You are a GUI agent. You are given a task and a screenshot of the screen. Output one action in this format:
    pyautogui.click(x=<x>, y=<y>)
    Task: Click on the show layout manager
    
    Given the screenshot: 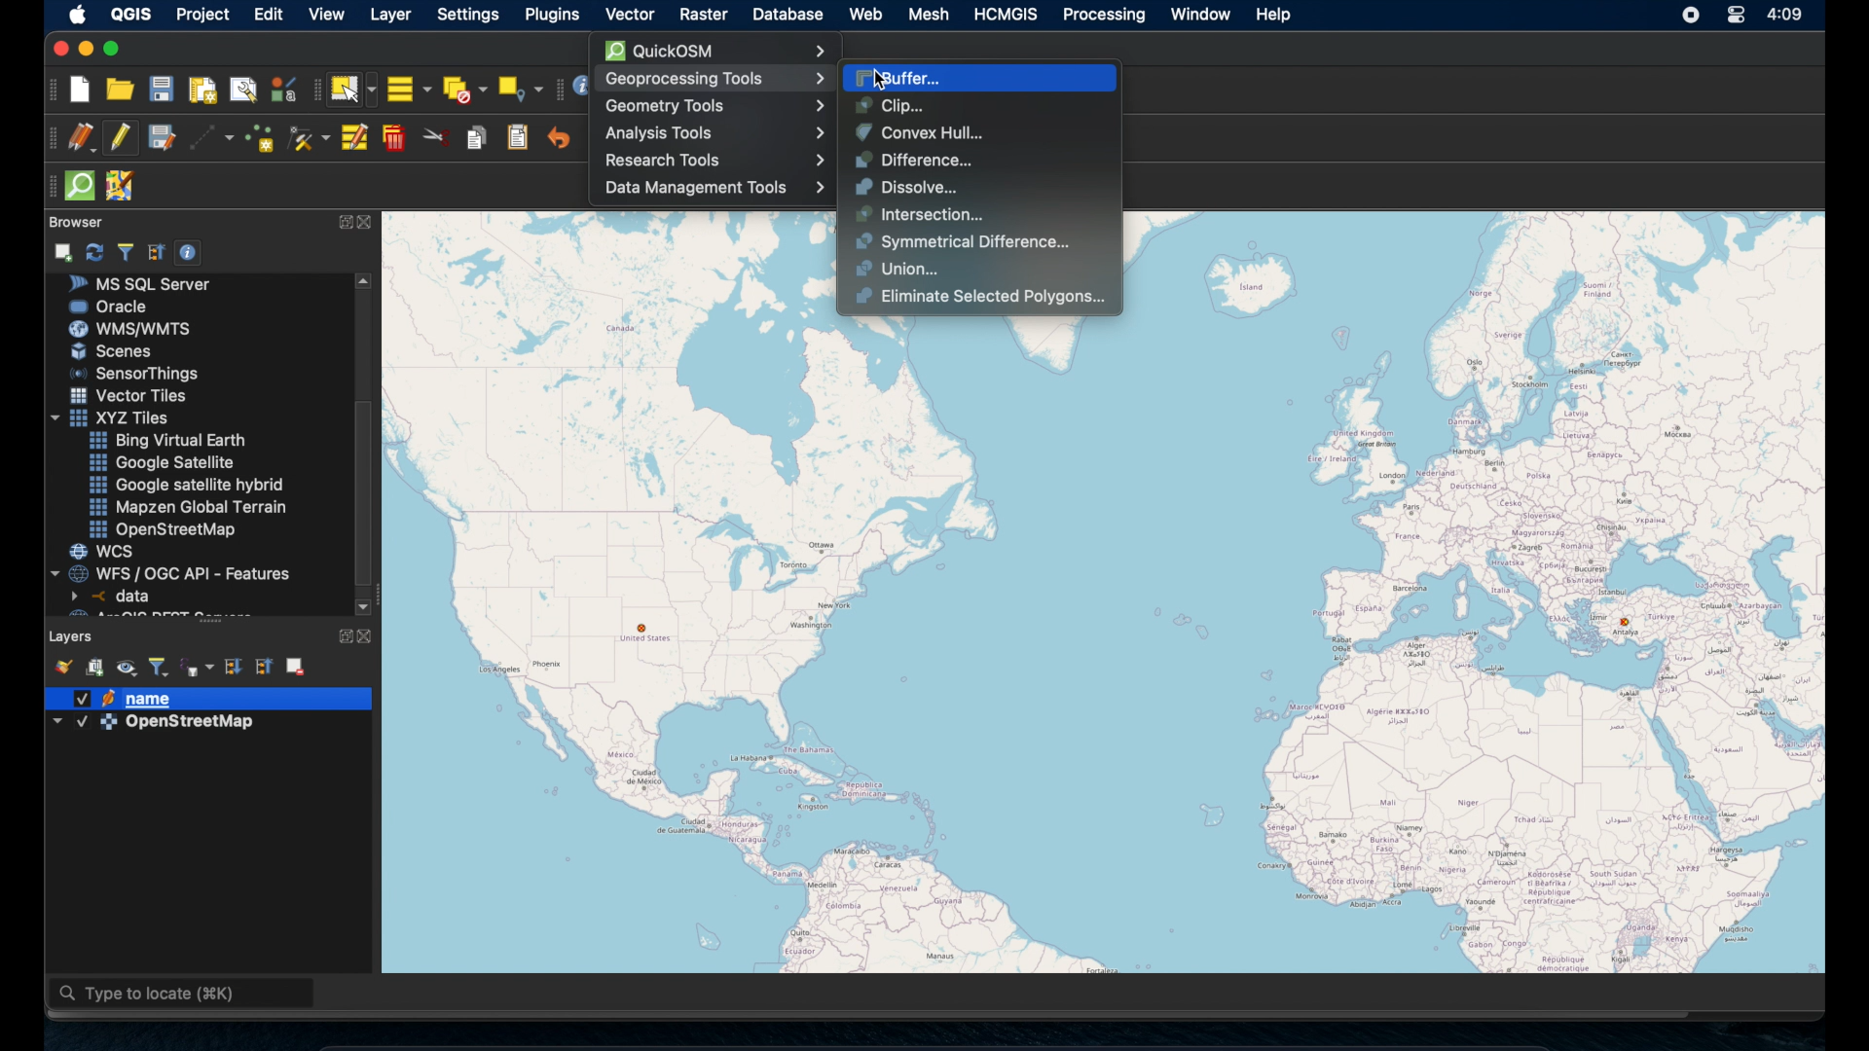 What is the action you would take?
    pyautogui.click(x=246, y=91)
    